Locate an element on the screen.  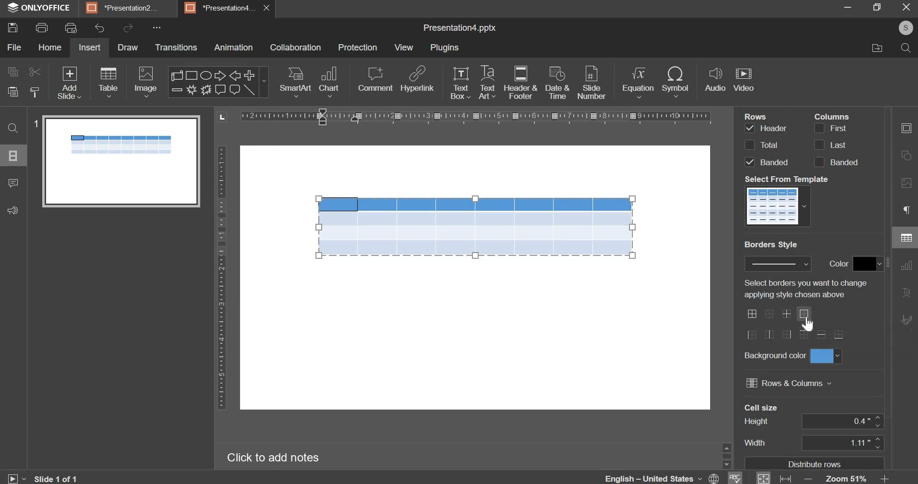
shapes is located at coordinates (217, 82).